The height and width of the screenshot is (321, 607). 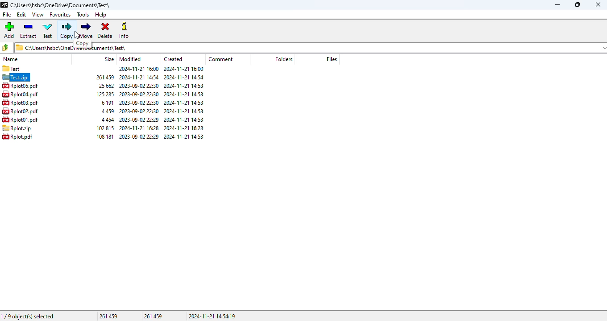 I want to click on files, so click(x=331, y=59).